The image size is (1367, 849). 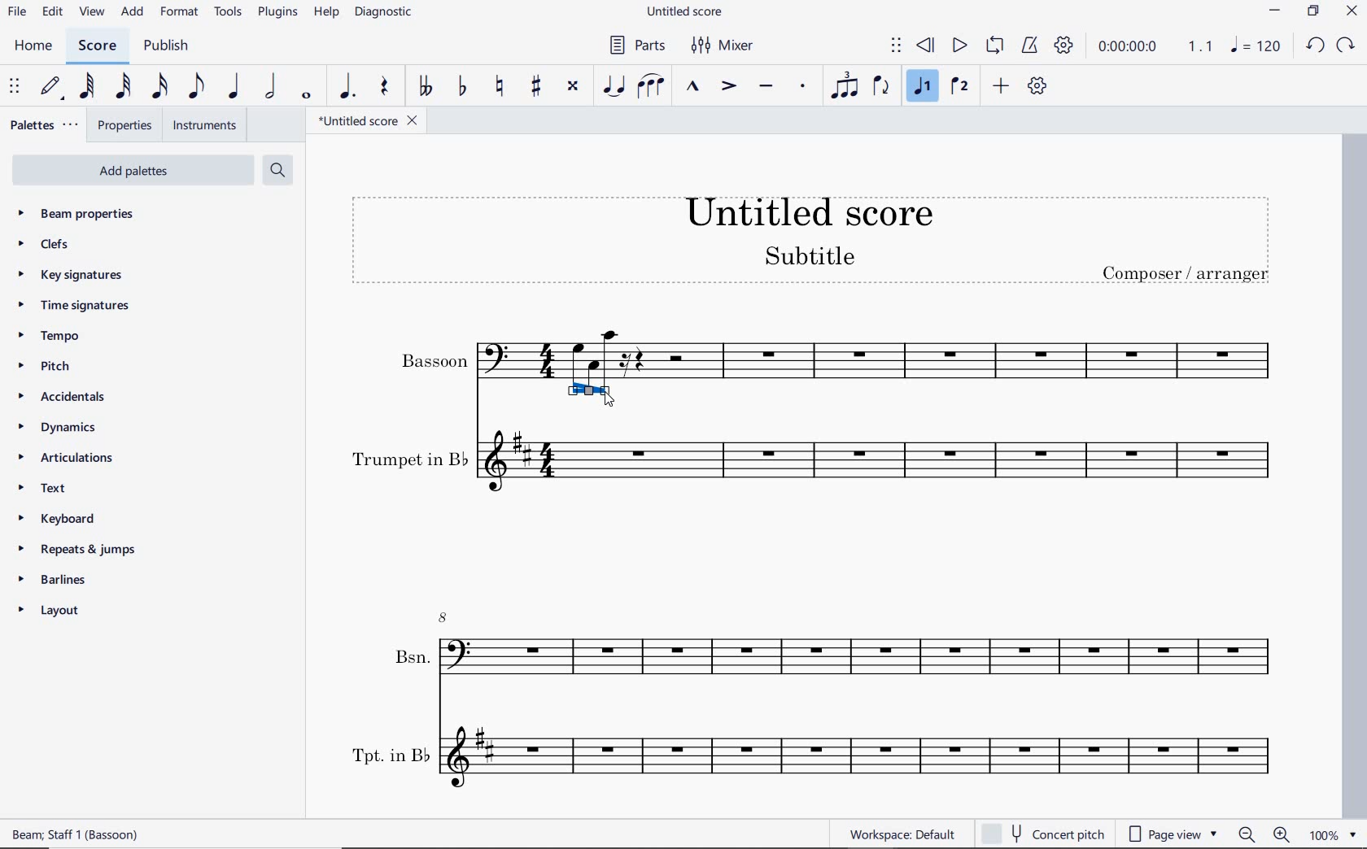 I want to click on UNDO, so click(x=1316, y=46).